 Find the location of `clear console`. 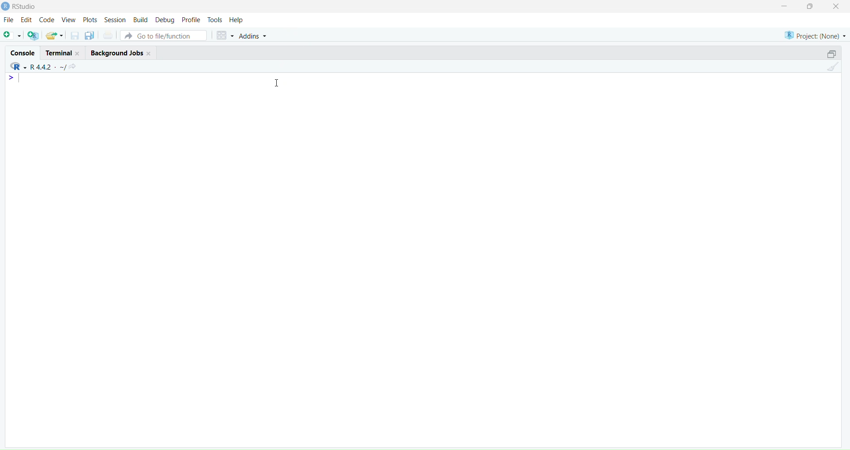

clear console is located at coordinates (833, 68).